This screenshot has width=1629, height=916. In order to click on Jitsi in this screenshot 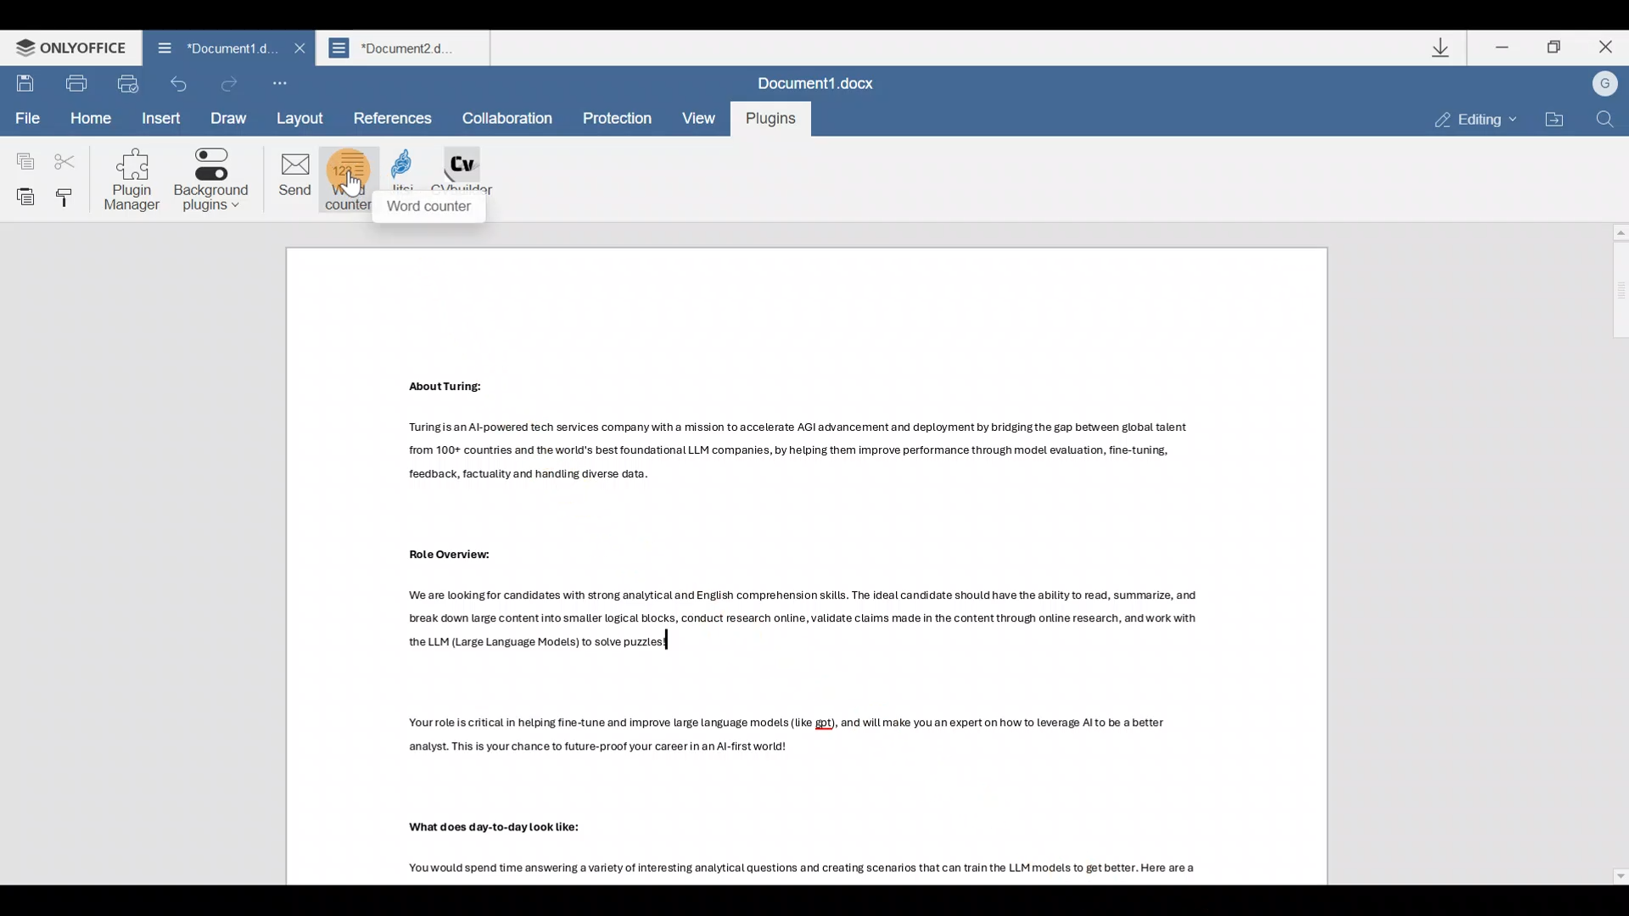, I will do `click(411, 184)`.